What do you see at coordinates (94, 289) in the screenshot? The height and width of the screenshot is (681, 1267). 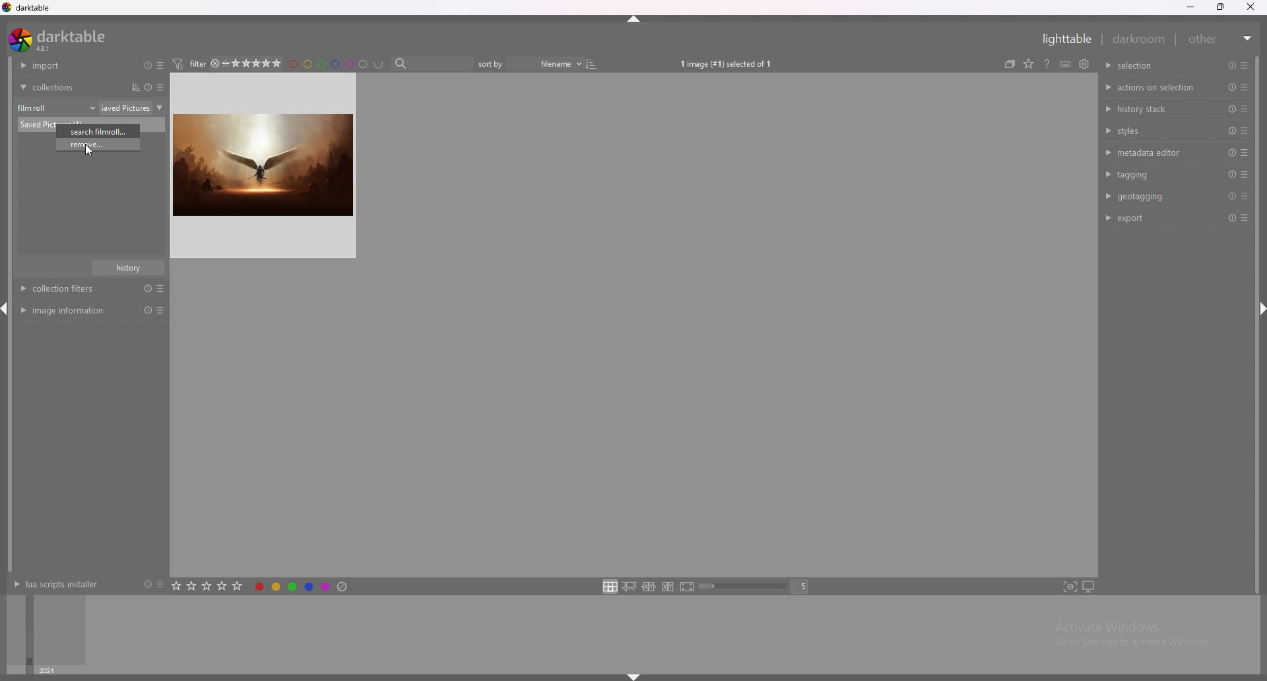 I see `Collection filters` at bounding box center [94, 289].